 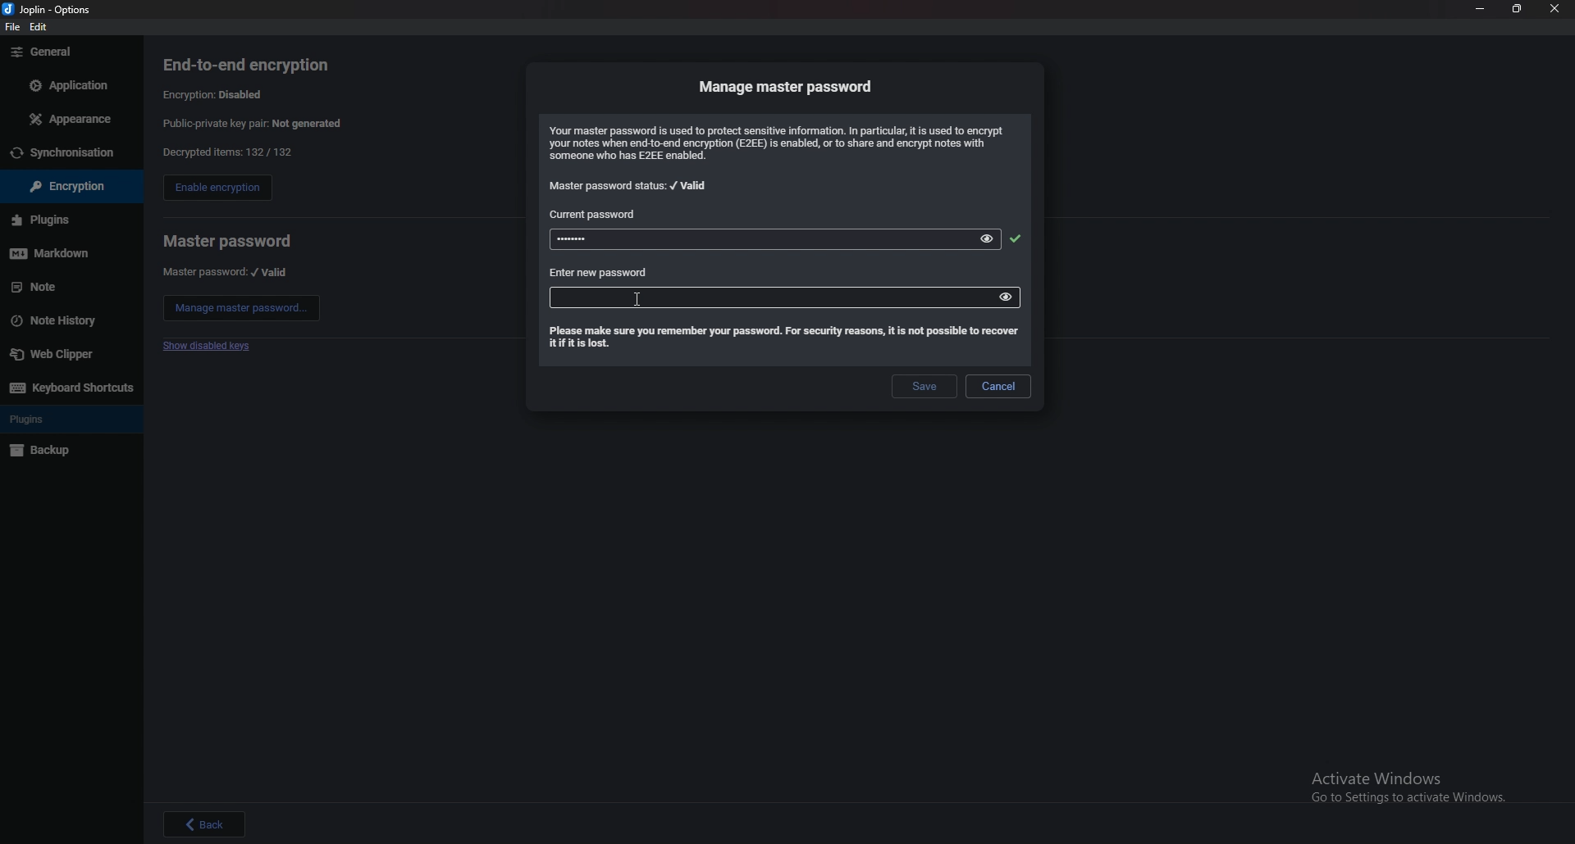 I want to click on markdown, so click(x=66, y=253).